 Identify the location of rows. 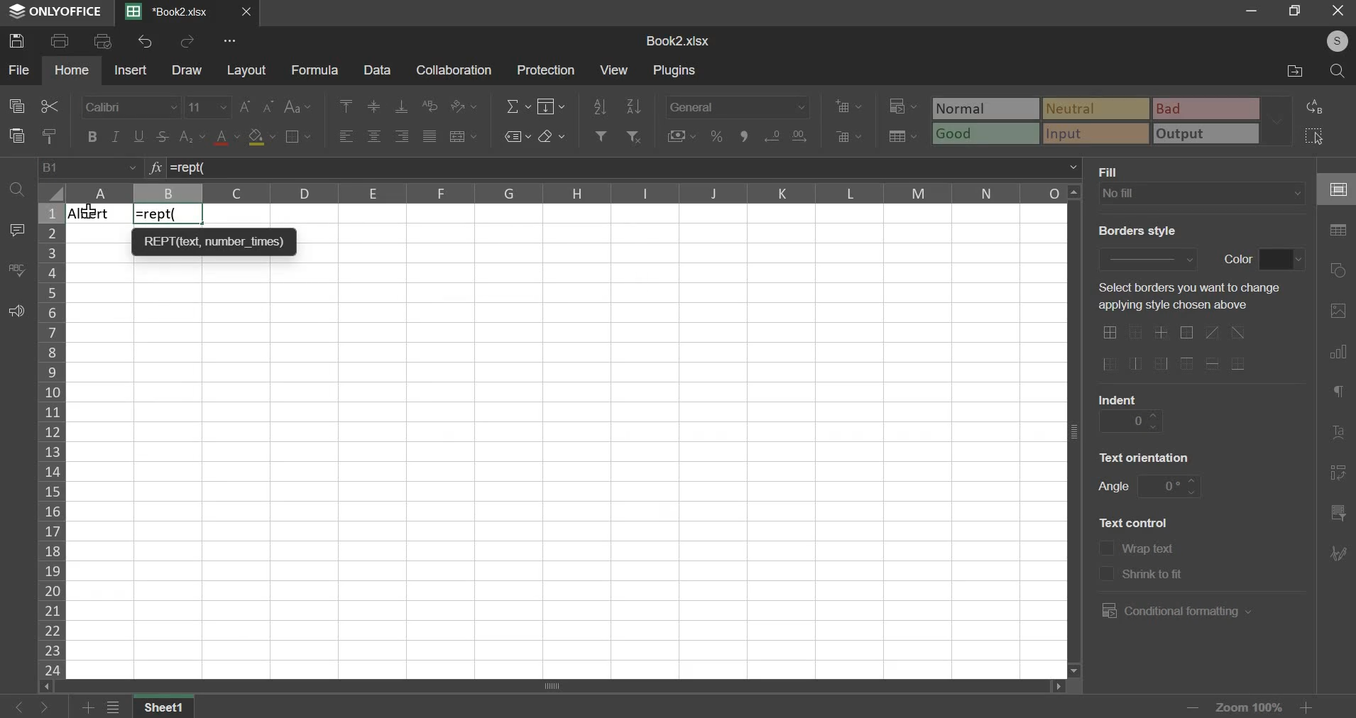
(50, 438).